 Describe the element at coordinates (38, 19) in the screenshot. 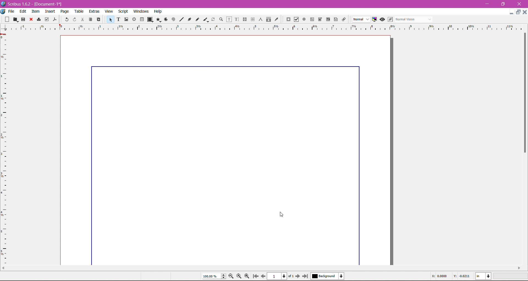

I see `Print` at that location.